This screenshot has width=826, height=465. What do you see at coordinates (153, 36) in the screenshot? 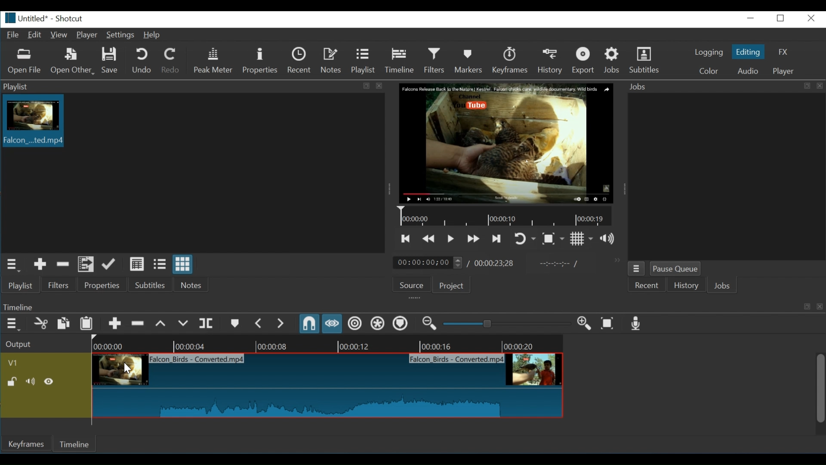
I see `Help` at bounding box center [153, 36].